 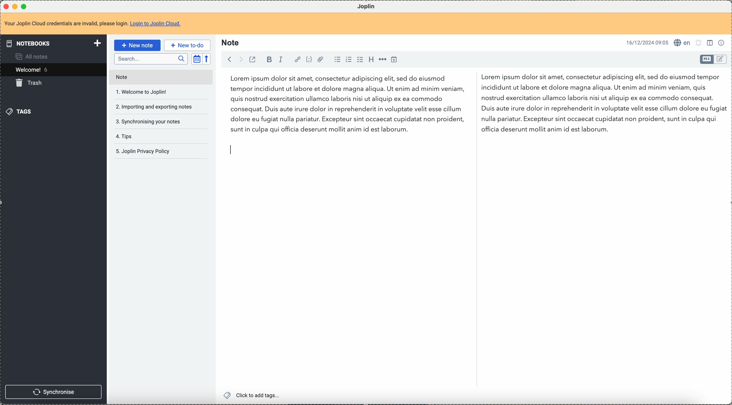 What do you see at coordinates (269, 59) in the screenshot?
I see `bold` at bounding box center [269, 59].